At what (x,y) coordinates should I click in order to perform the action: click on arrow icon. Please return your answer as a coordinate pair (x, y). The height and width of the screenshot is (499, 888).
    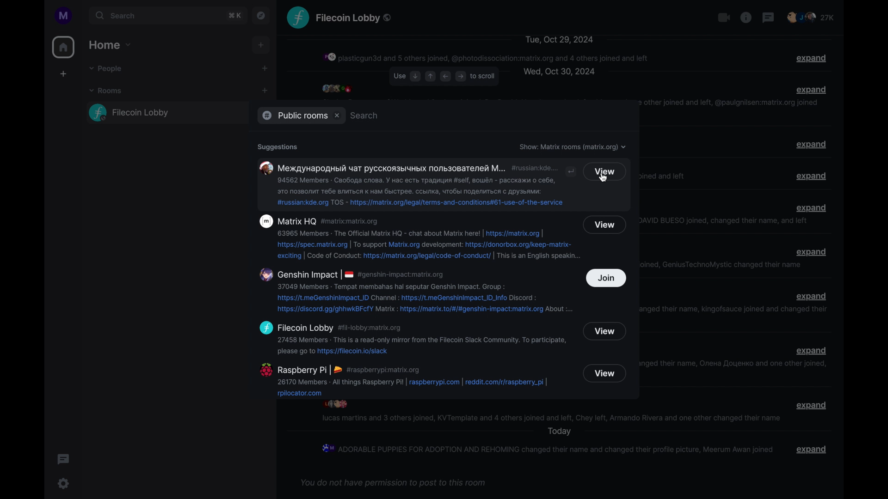
    Looking at the image, I should click on (572, 171).